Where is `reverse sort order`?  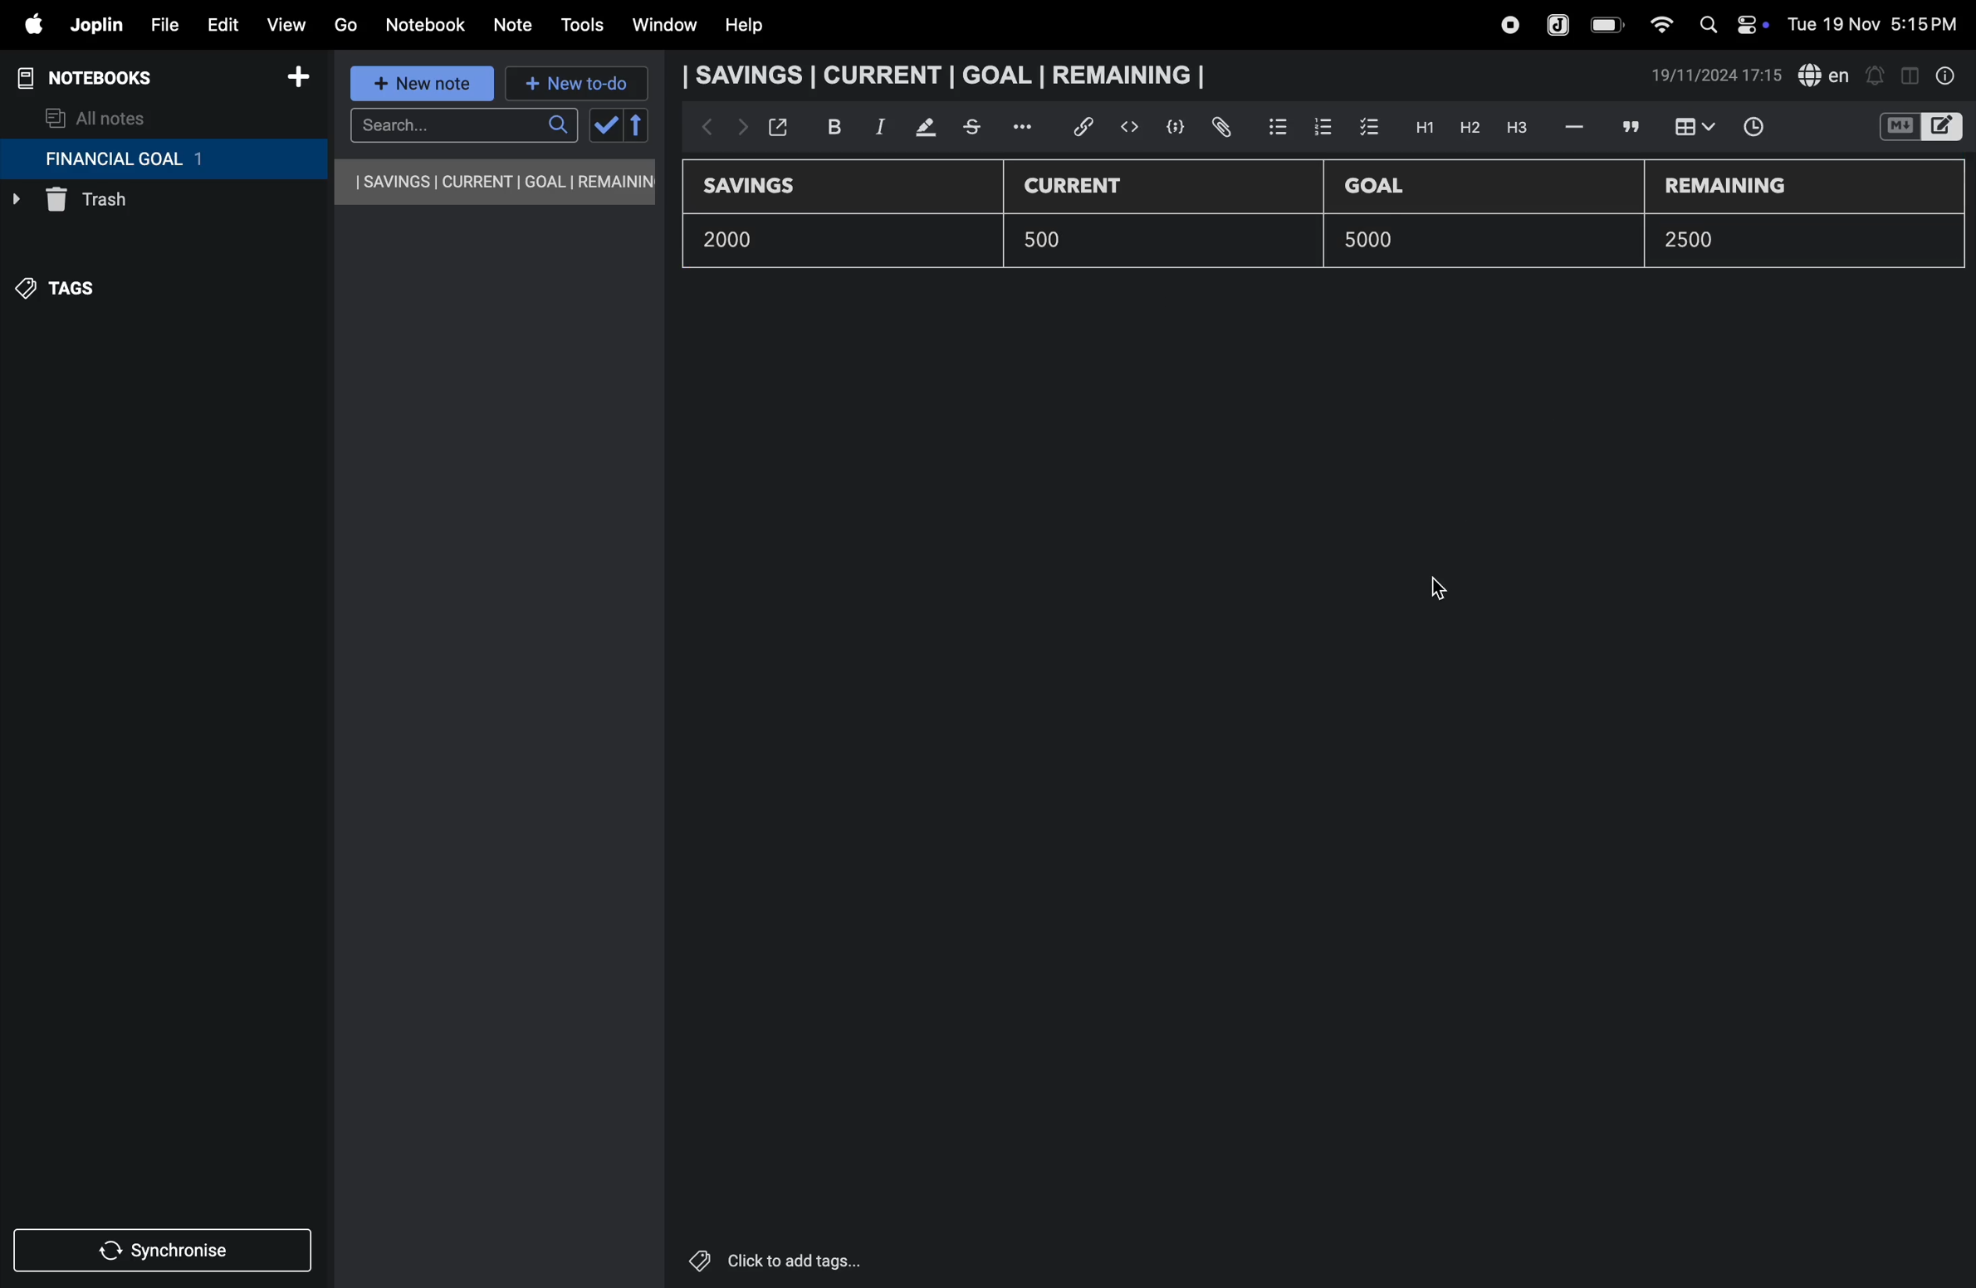 reverse sort order is located at coordinates (638, 125).